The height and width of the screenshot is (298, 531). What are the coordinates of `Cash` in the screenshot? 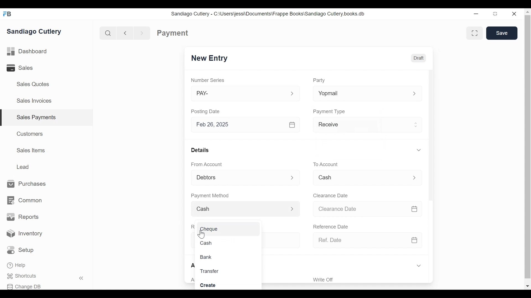 It's located at (238, 208).